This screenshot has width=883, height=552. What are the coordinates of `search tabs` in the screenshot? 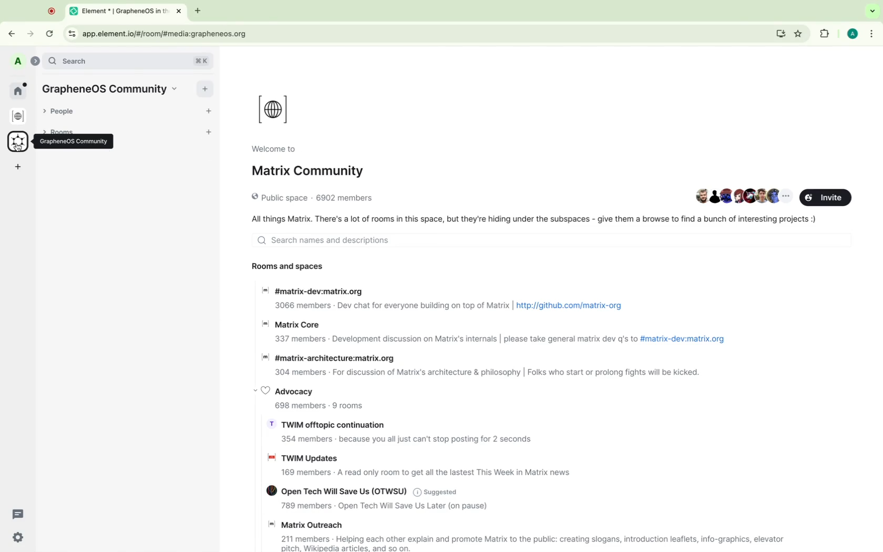 It's located at (870, 11).